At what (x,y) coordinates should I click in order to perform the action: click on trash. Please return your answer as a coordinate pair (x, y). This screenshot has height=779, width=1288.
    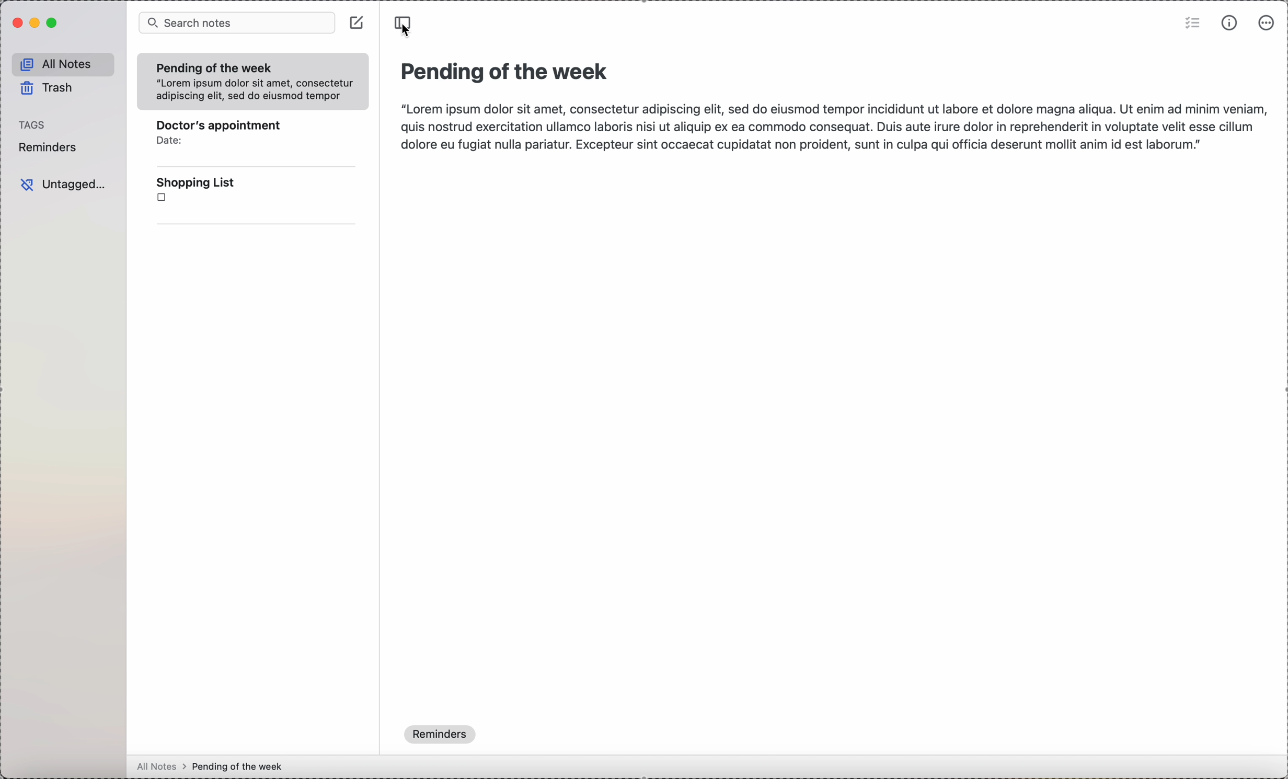
    Looking at the image, I should click on (49, 89).